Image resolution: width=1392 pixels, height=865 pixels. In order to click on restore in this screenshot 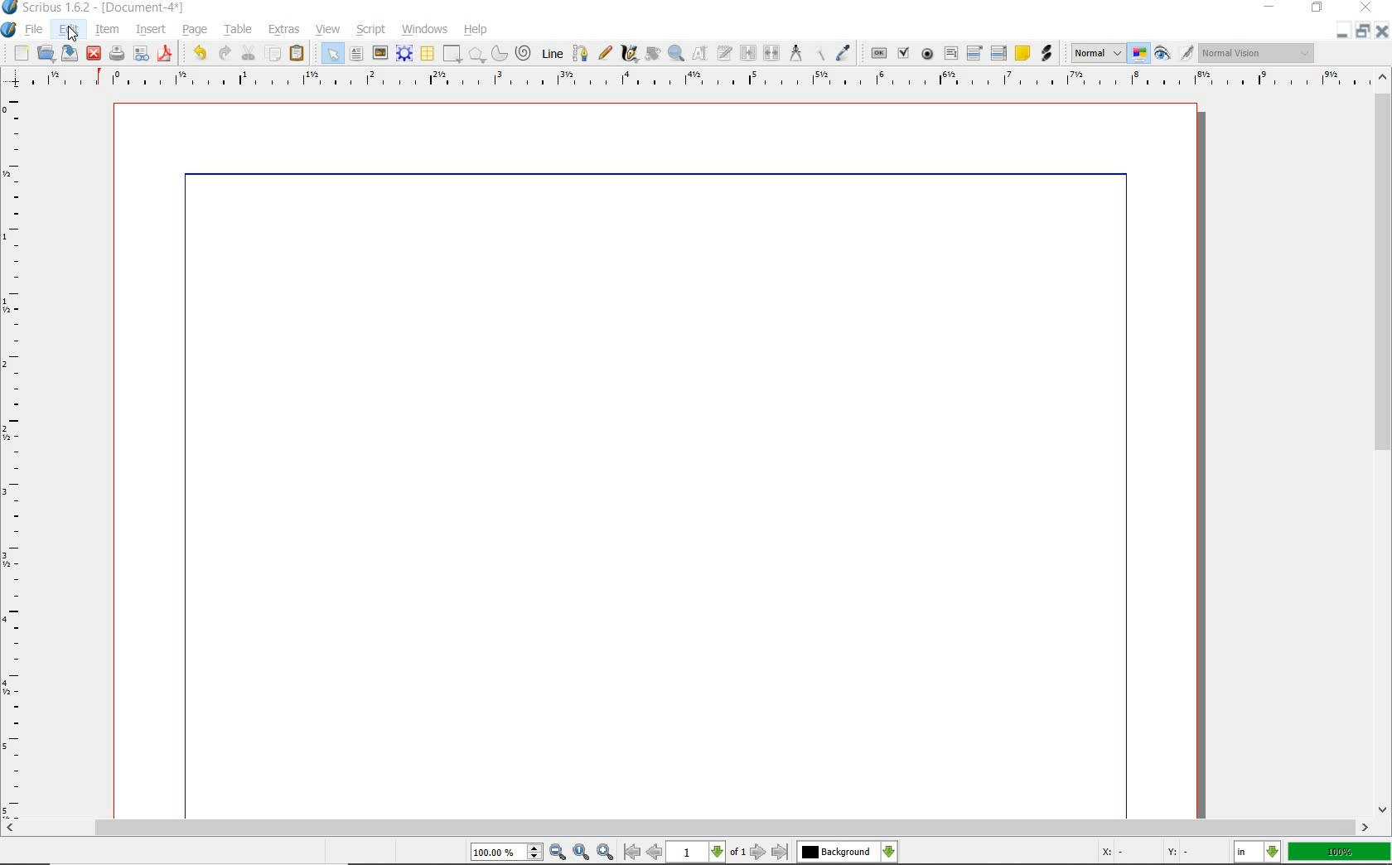, I will do `click(1318, 9)`.